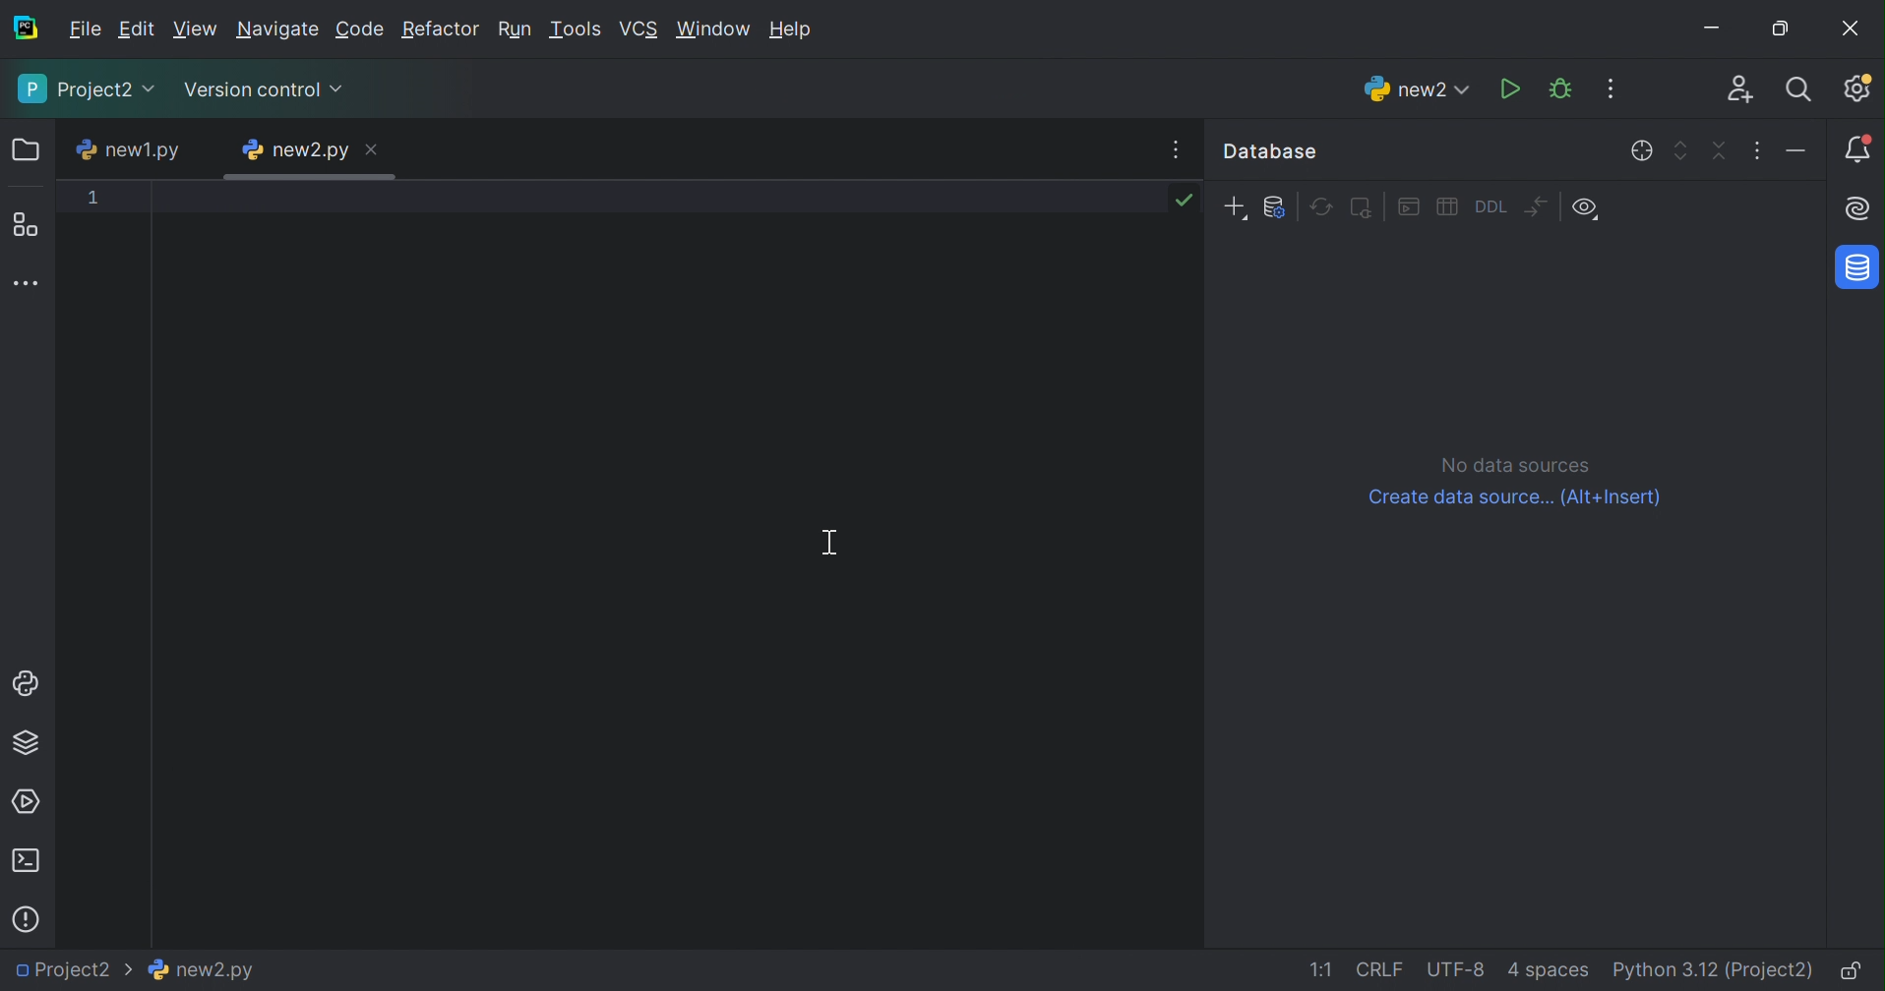  I want to click on new1.py, so click(126, 149).